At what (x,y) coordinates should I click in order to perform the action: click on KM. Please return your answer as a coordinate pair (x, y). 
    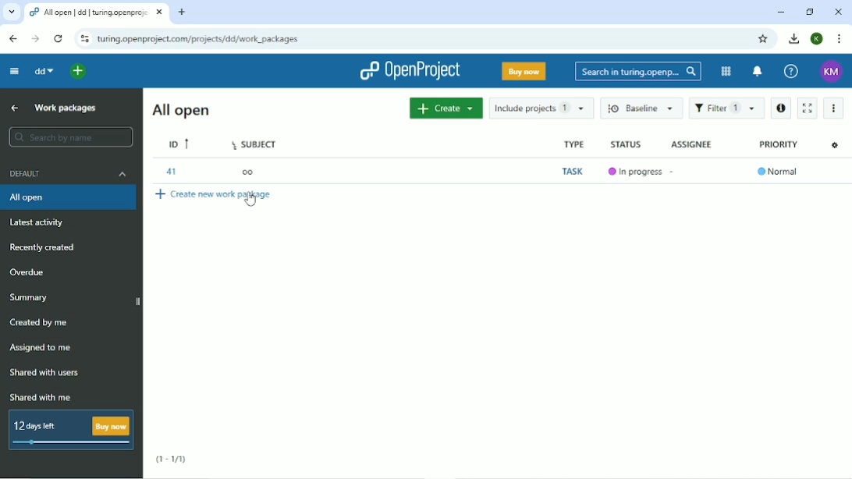
    Looking at the image, I should click on (830, 71).